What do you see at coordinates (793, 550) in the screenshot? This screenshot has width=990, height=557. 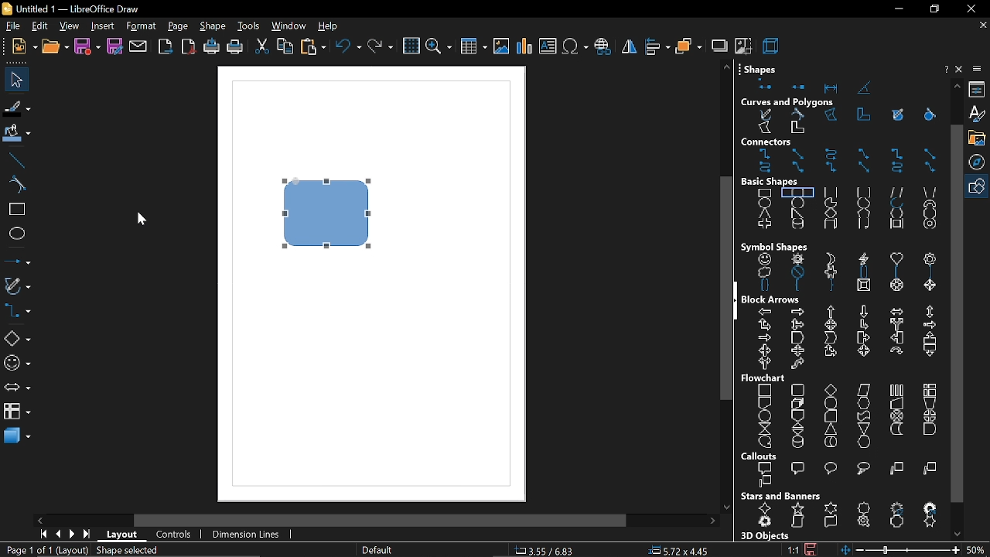 I see `scaling factor` at bounding box center [793, 550].